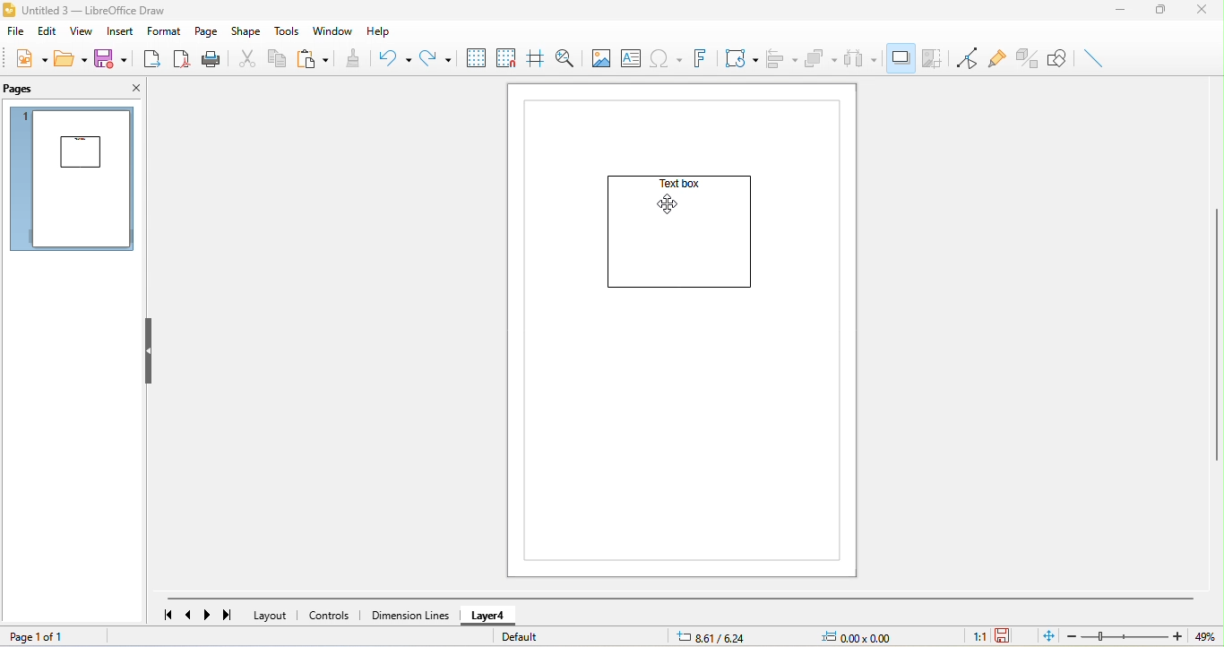 The width and height of the screenshot is (1224, 647). I want to click on special character, so click(668, 58).